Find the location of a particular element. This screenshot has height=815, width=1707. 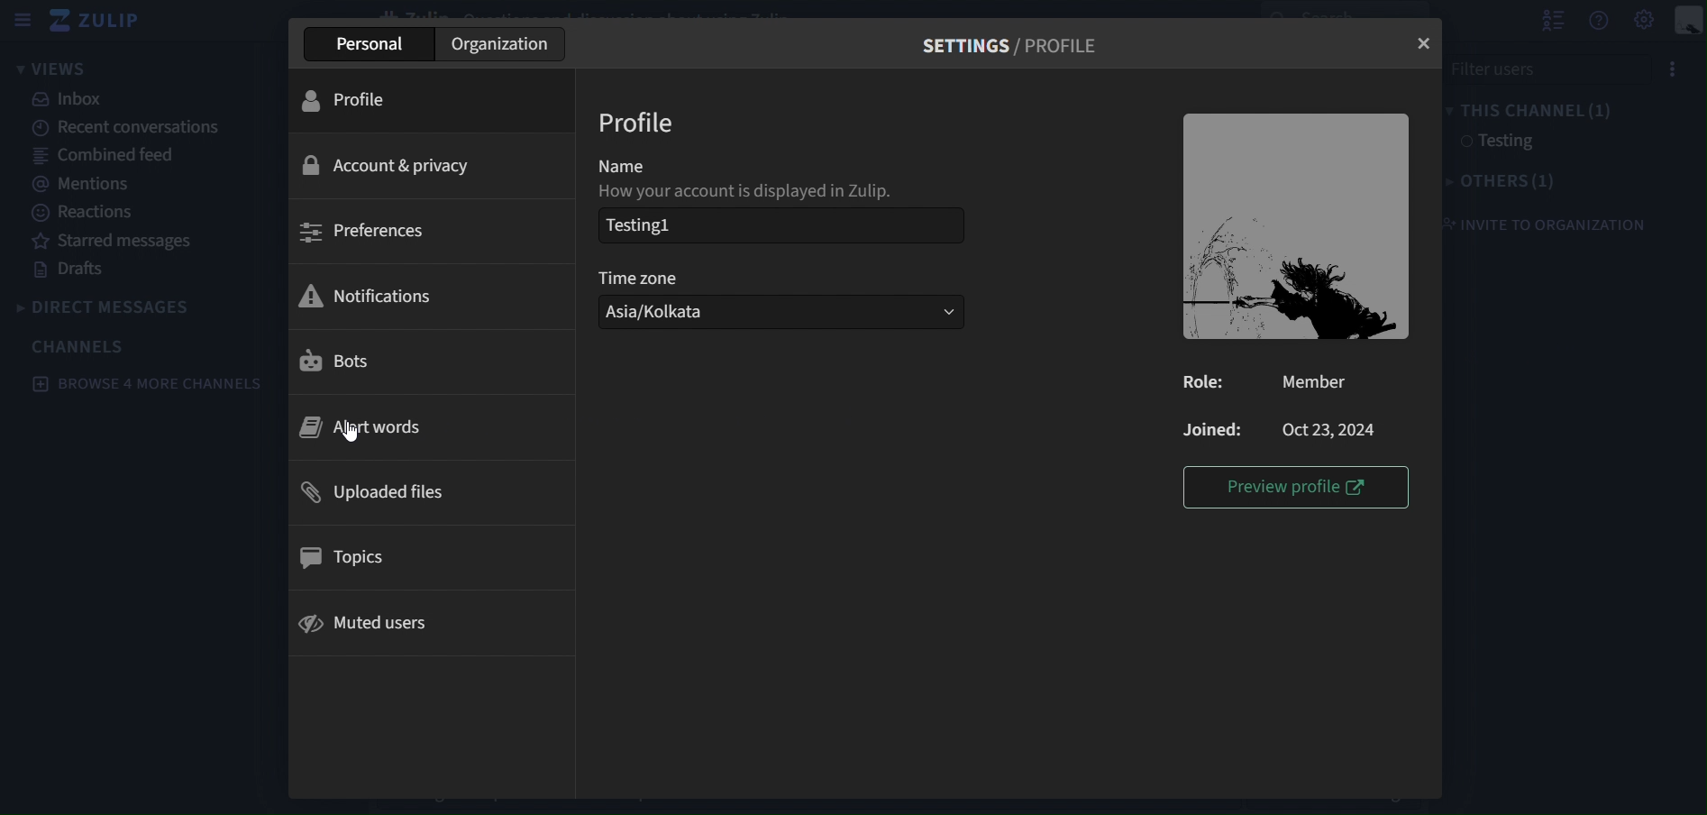

combined feed is located at coordinates (111, 157).